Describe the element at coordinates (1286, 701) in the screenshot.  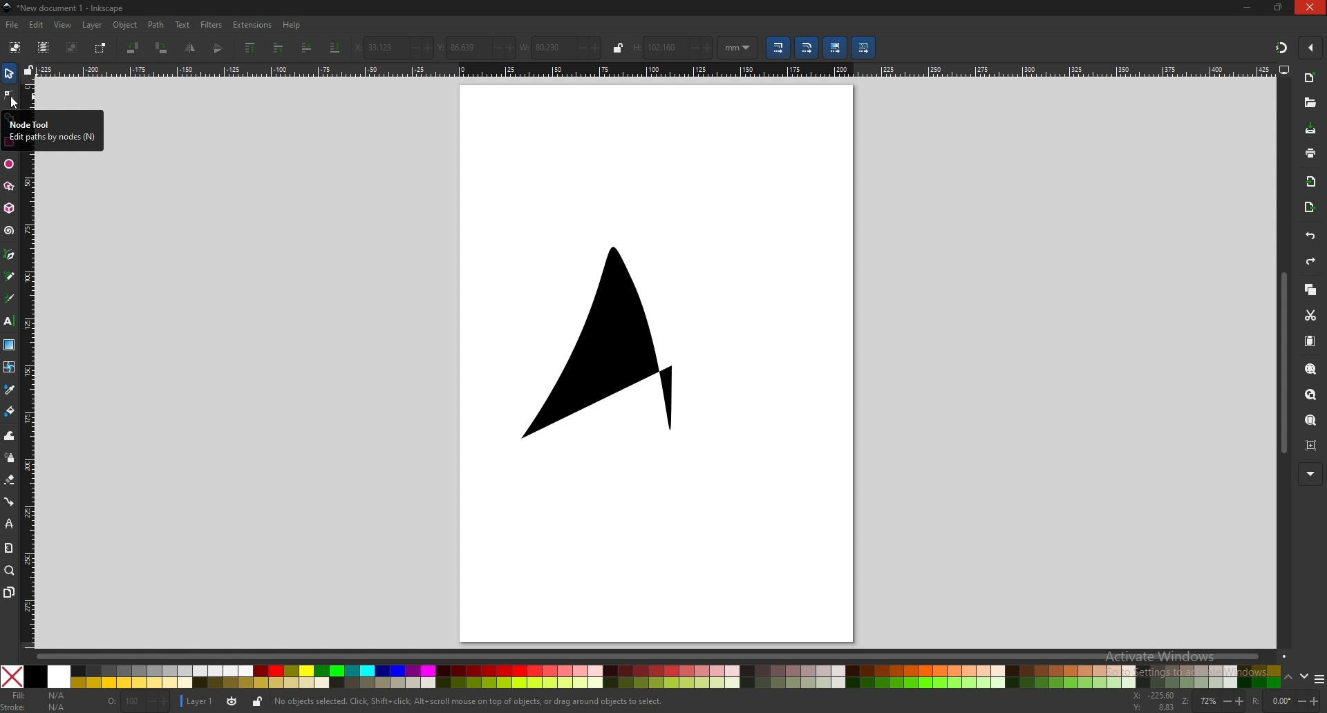
I see `rotate` at that location.